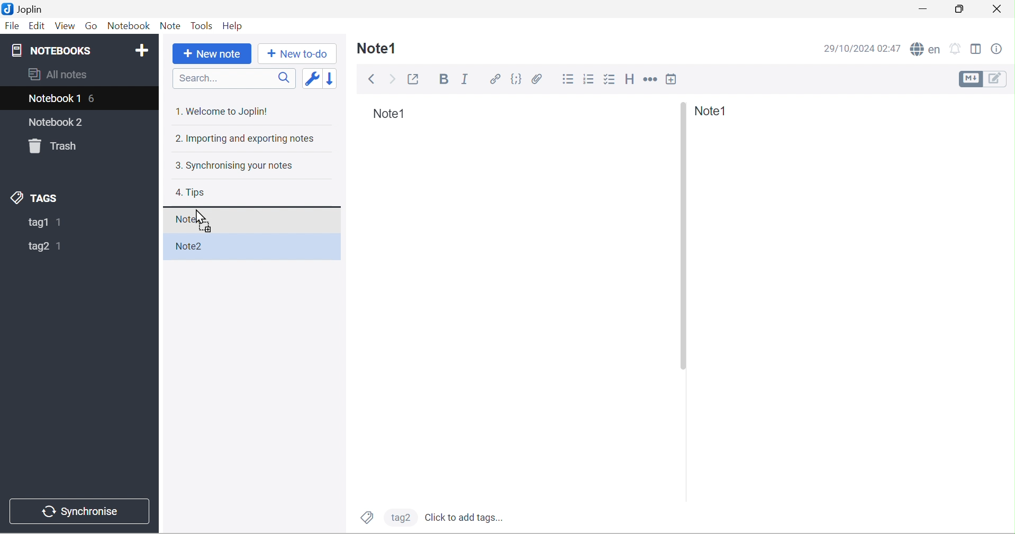 The image size is (1015, 534). I want to click on Search icon, so click(283, 78).